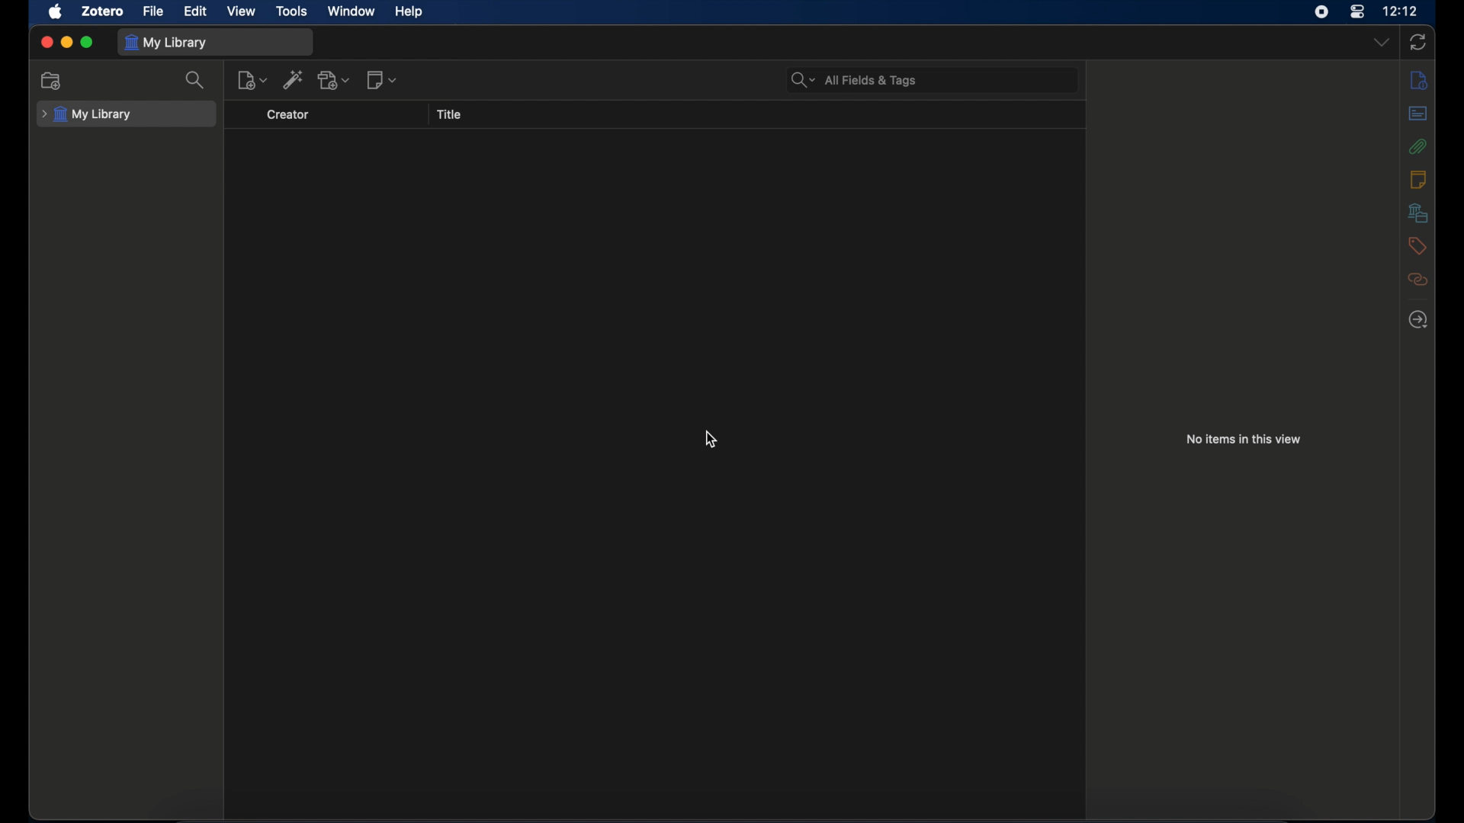 The image size is (1464, 823). I want to click on no item in this view, so click(1245, 439).